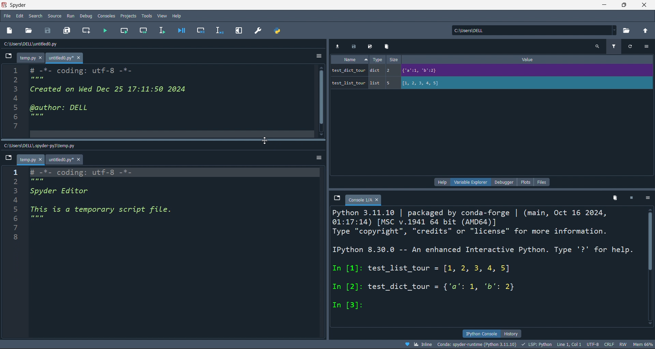 The image size is (655, 349). I want to click on 2 Rp, so click(38, 181).